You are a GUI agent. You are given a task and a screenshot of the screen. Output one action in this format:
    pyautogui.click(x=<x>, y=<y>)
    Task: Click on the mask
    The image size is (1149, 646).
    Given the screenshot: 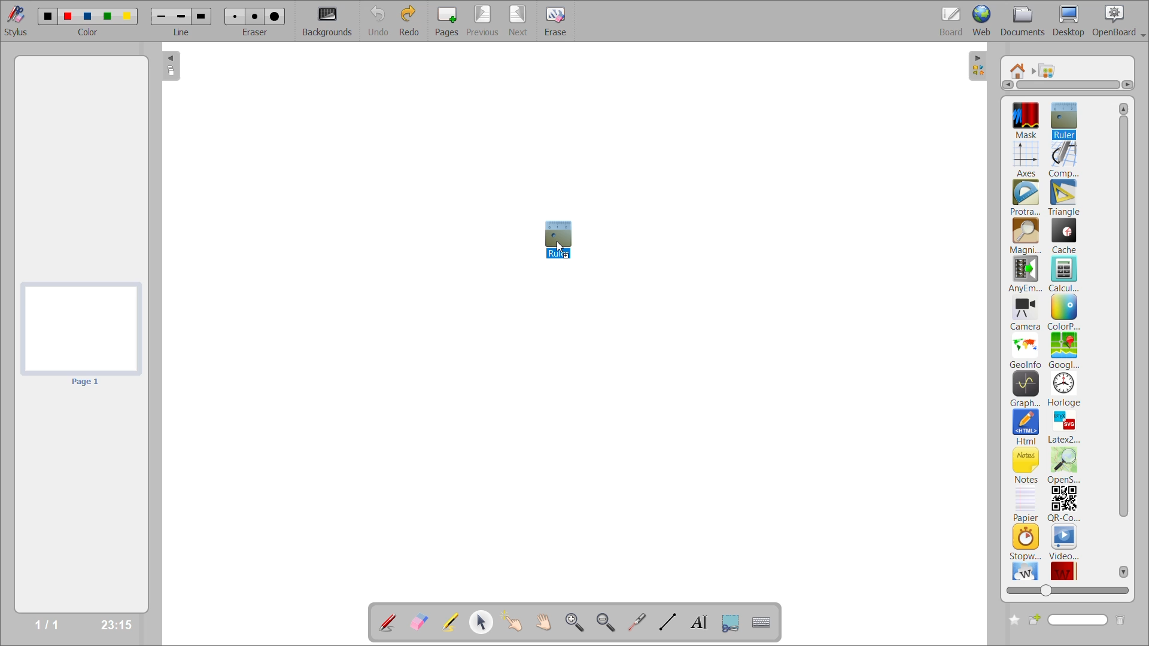 What is the action you would take?
    pyautogui.click(x=1029, y=120)
    